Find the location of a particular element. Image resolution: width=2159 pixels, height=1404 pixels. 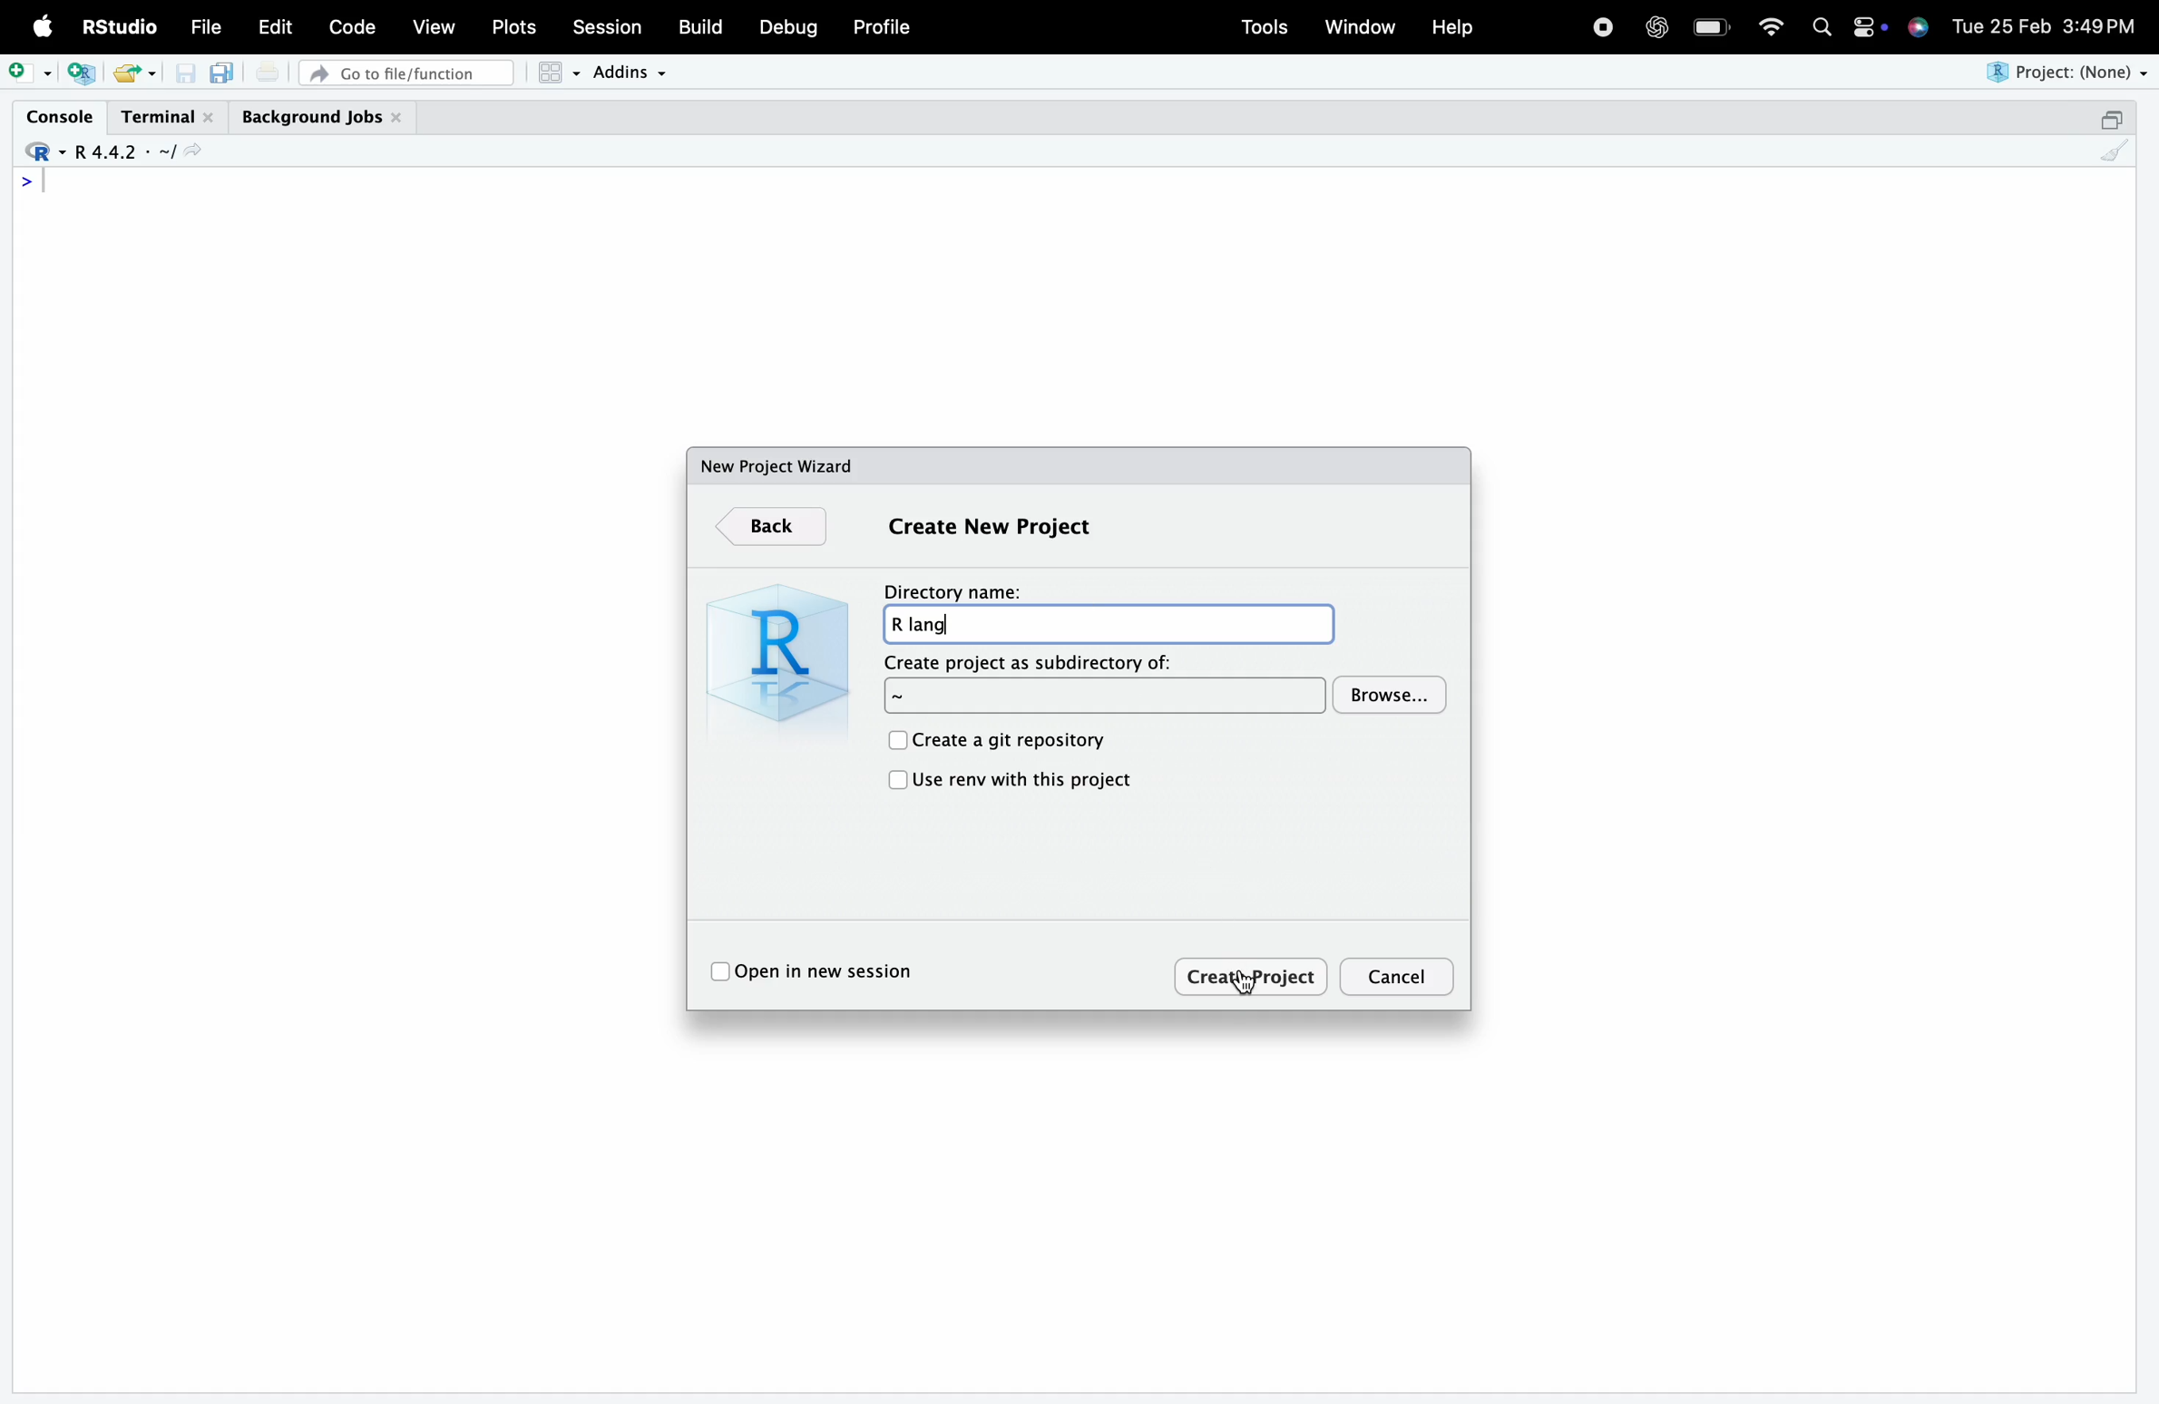

Use renv with this project is located at coordinates (1025, 780).